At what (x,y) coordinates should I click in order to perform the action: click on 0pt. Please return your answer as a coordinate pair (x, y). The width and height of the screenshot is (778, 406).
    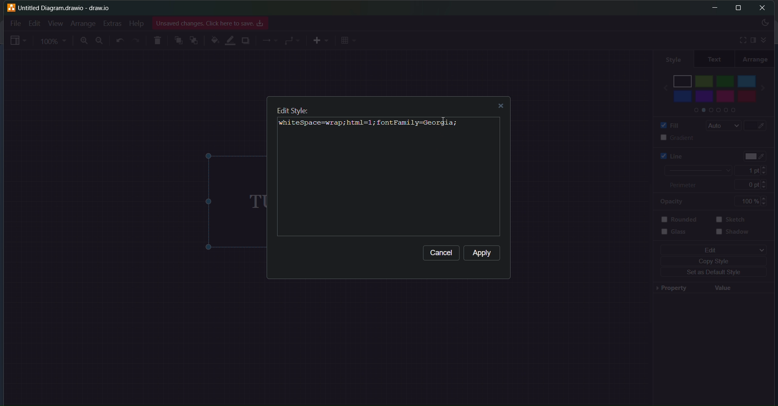
    Looking at the image, I should click on (757, 184).